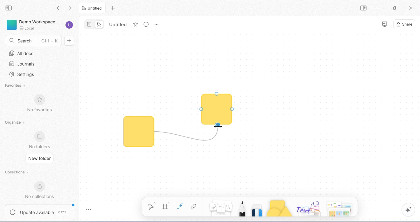 The width and height of the screenshot is (420, 222). Describe the element at coordinates (40, 212) in the screenshot. I see `update available` at that location.